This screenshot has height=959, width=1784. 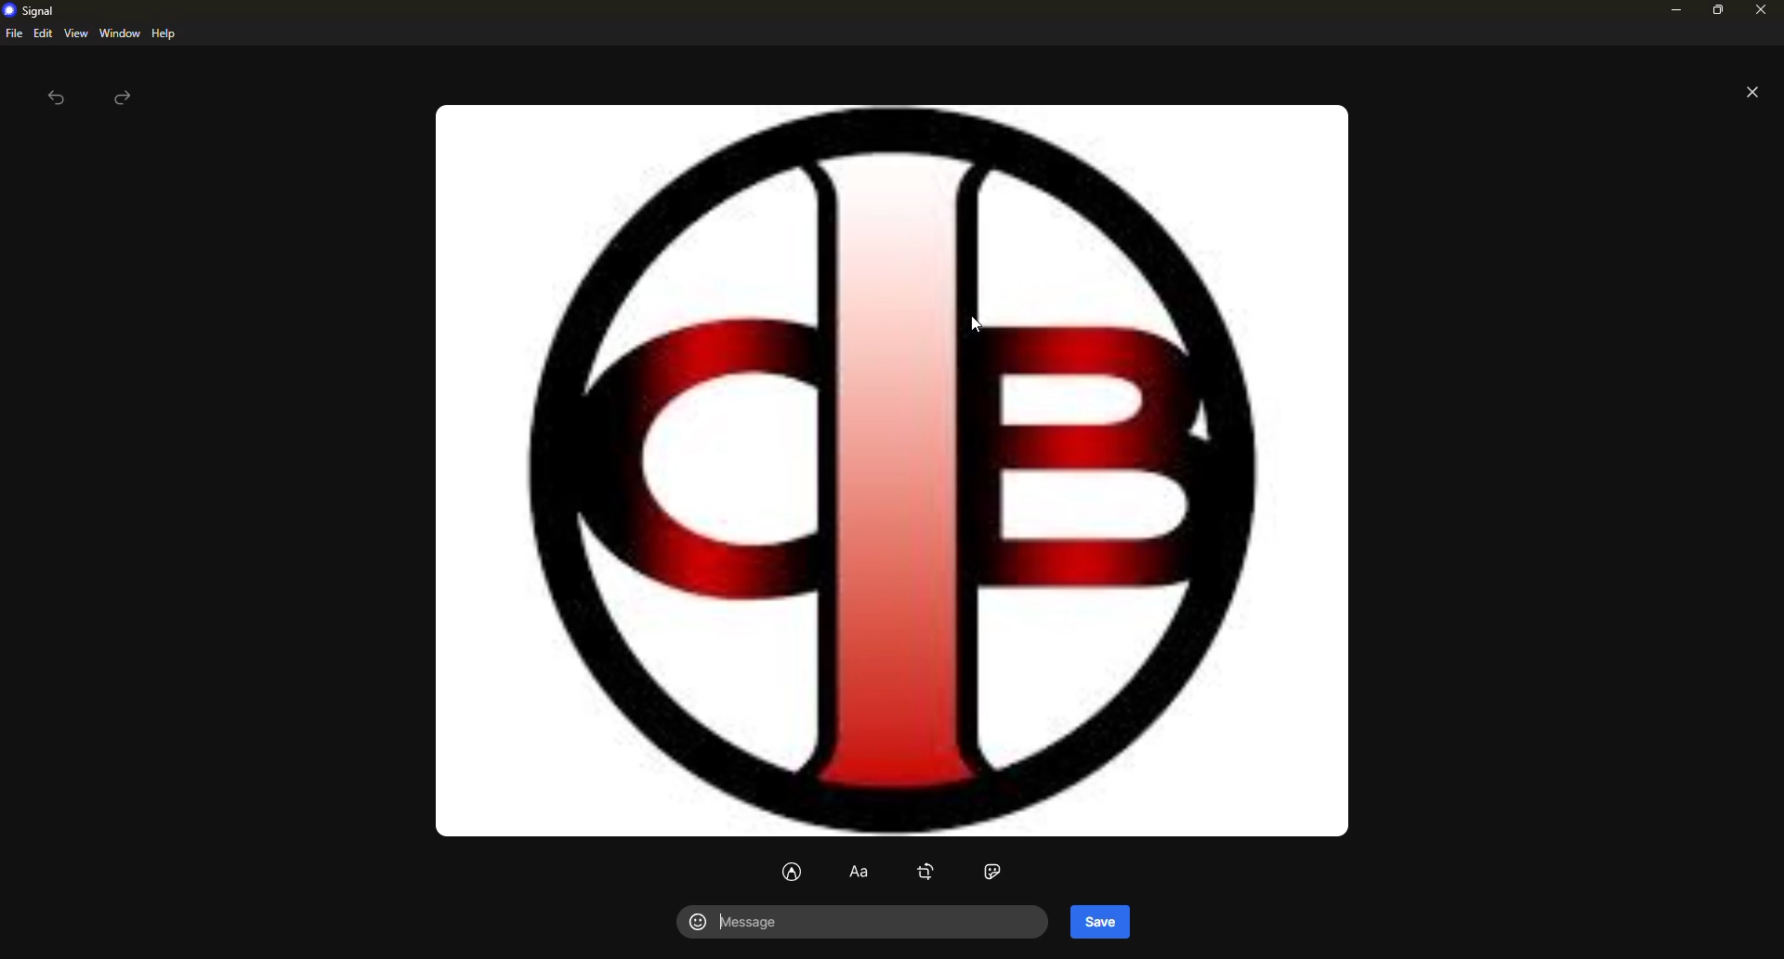 What do you see at coordinates (75, 34) in the screenshot?
I see `view` at bounding box center [75, 34].